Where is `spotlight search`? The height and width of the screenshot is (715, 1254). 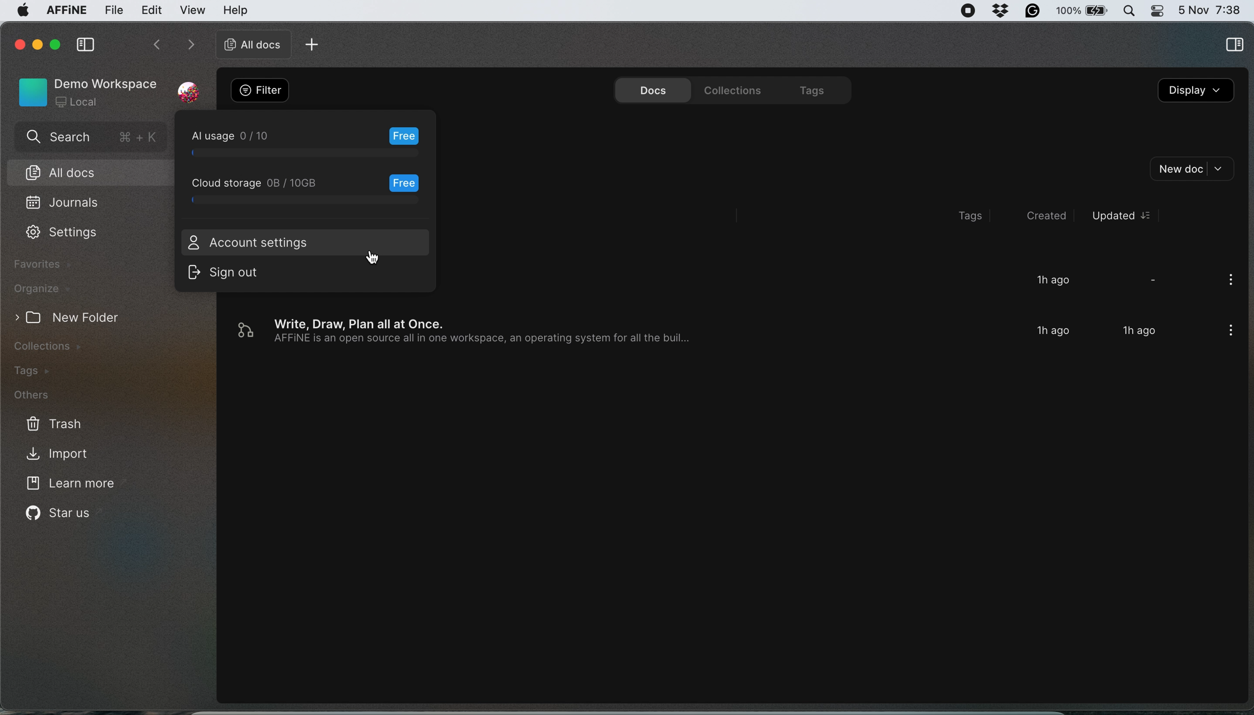 spotlight search is located at coordinates (1130, 10).